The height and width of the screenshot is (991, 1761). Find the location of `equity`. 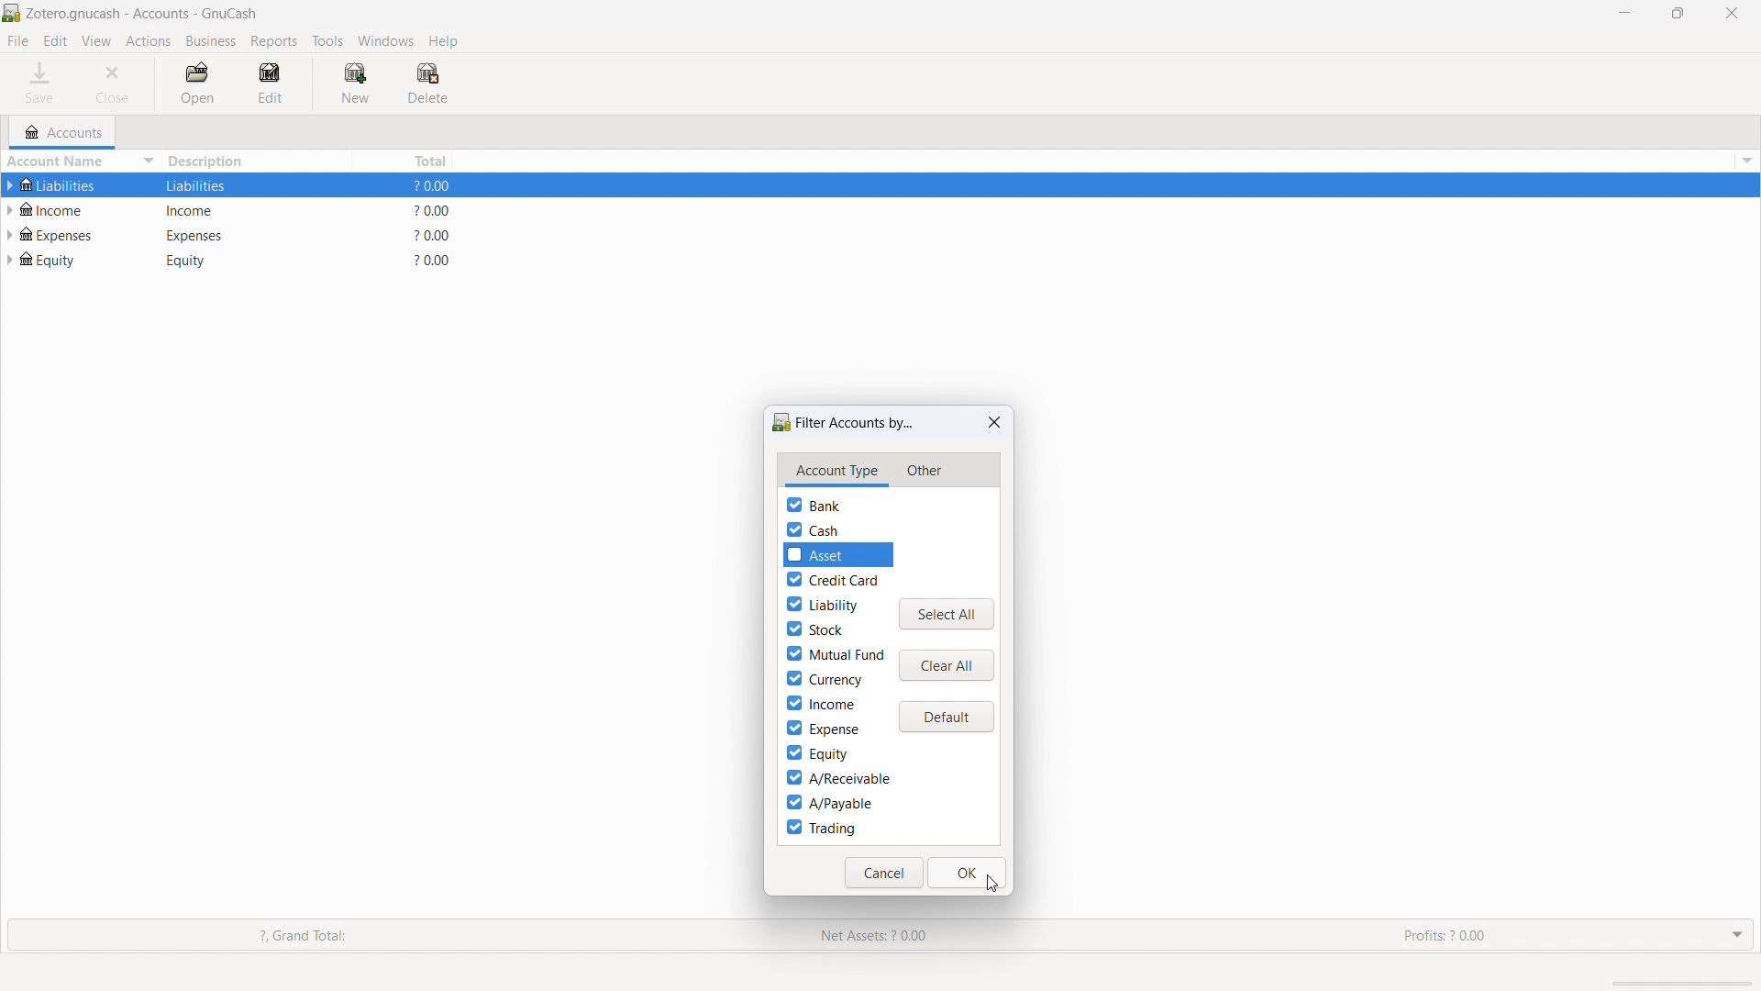

equity is located at coordinates (206, 260).